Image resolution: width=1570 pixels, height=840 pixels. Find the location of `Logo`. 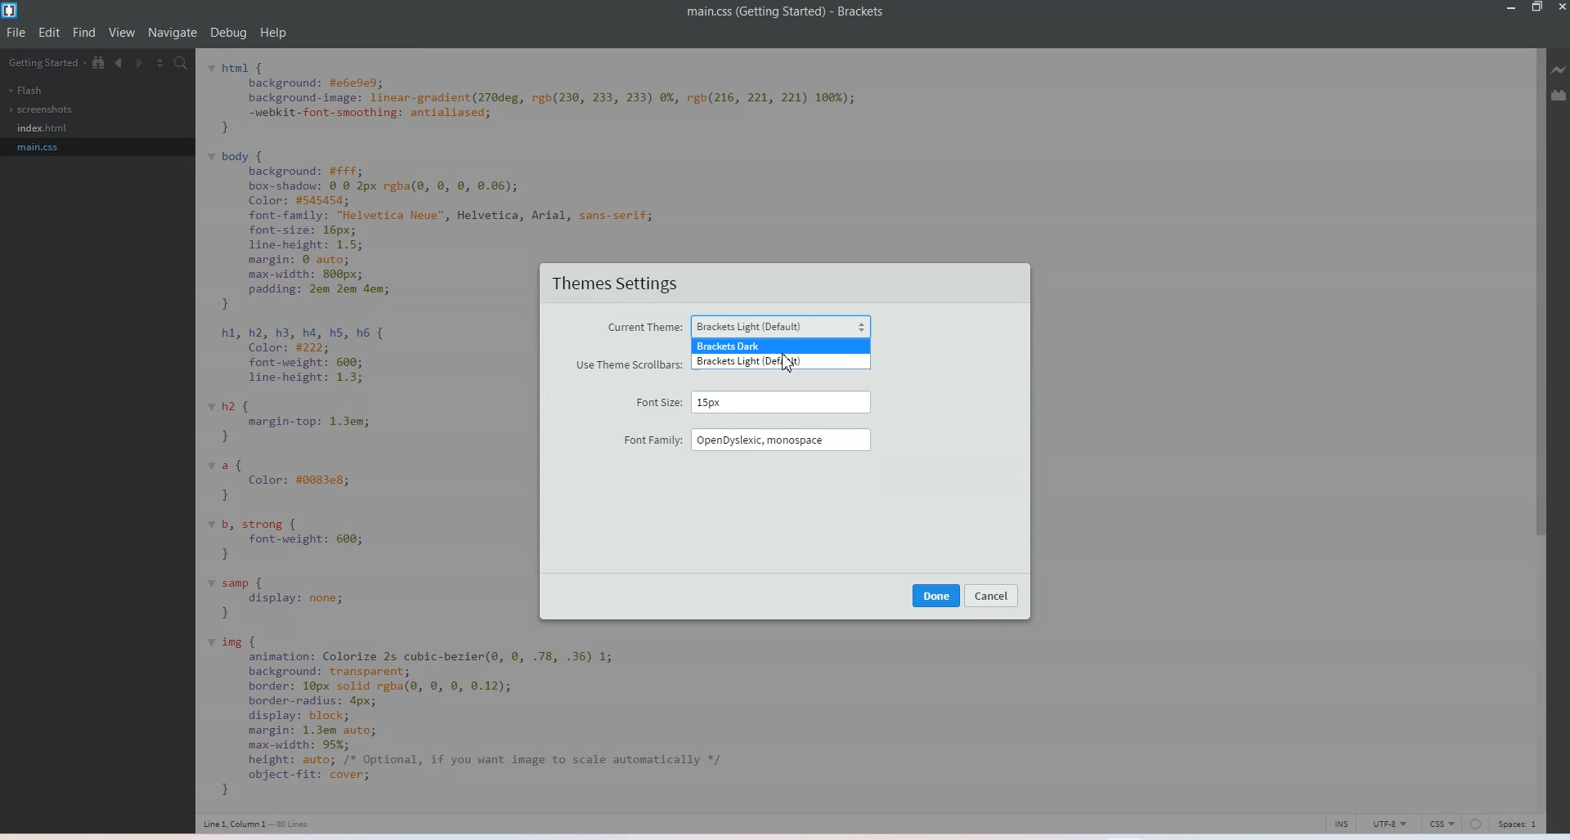

Logo is located at coordinates (12, 11).